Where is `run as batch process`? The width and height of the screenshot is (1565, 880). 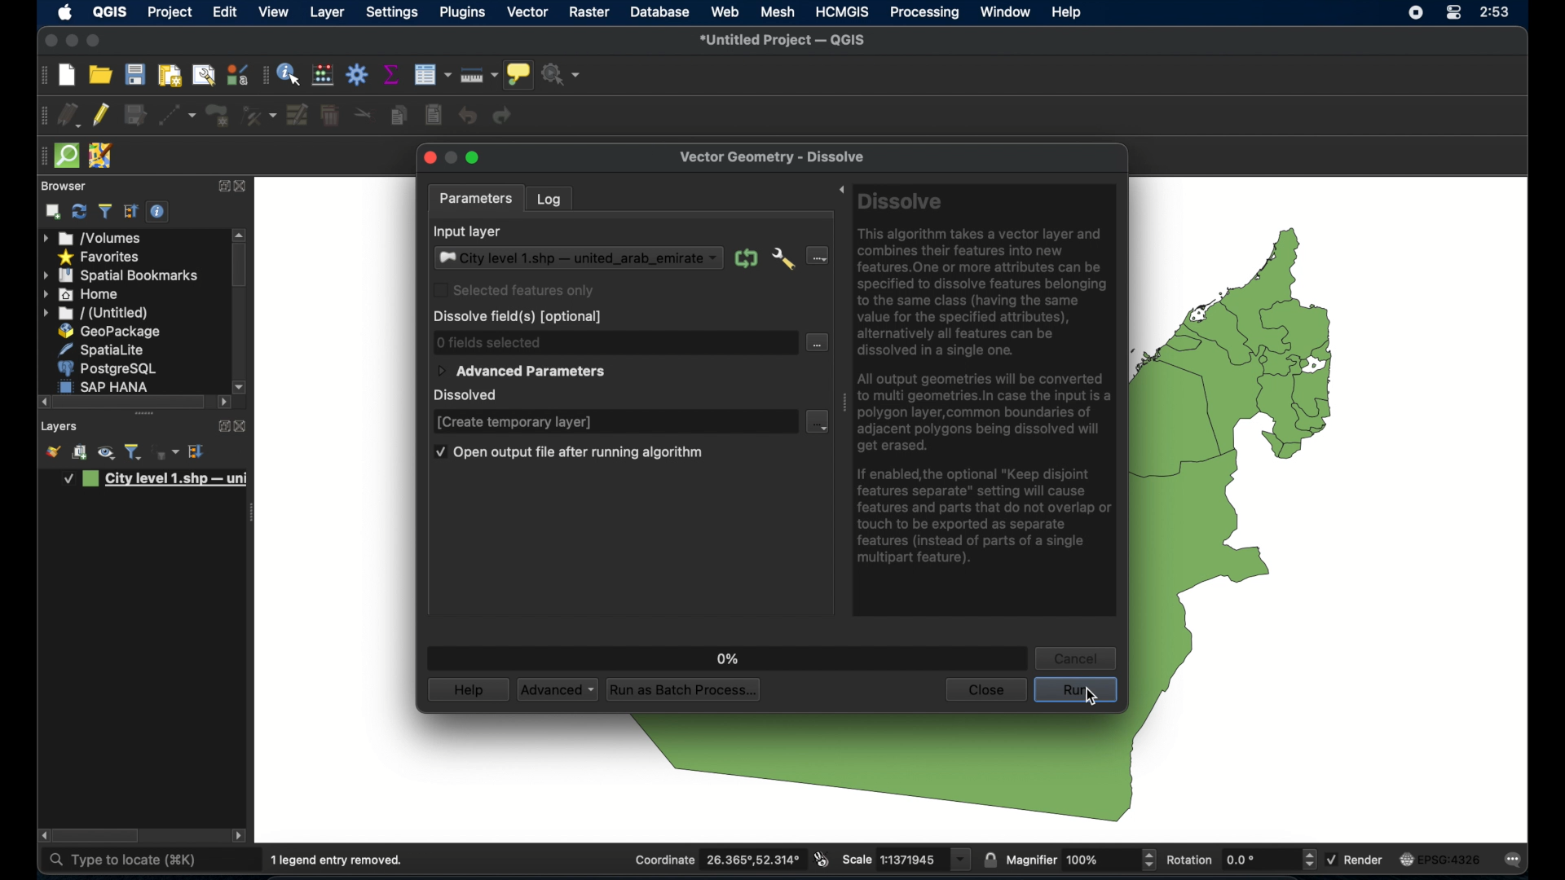
run as batch process is located at coordinates (686, 690).